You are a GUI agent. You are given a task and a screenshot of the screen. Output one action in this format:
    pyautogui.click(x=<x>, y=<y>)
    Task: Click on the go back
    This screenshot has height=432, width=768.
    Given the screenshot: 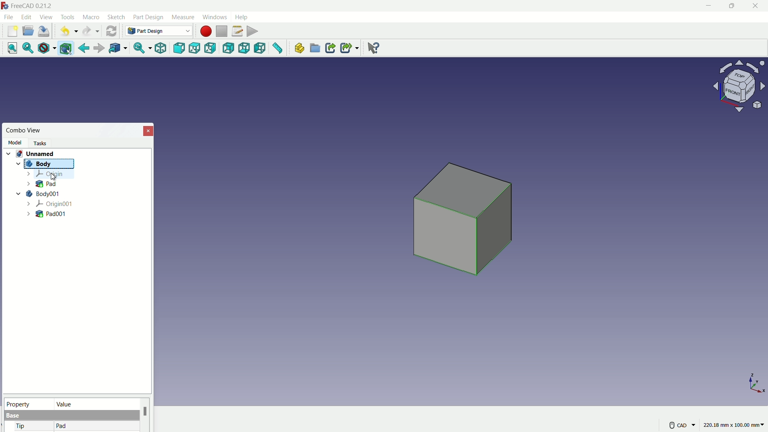 What is the action you would take?
    pyautogui.click(x=84, y=48)
    